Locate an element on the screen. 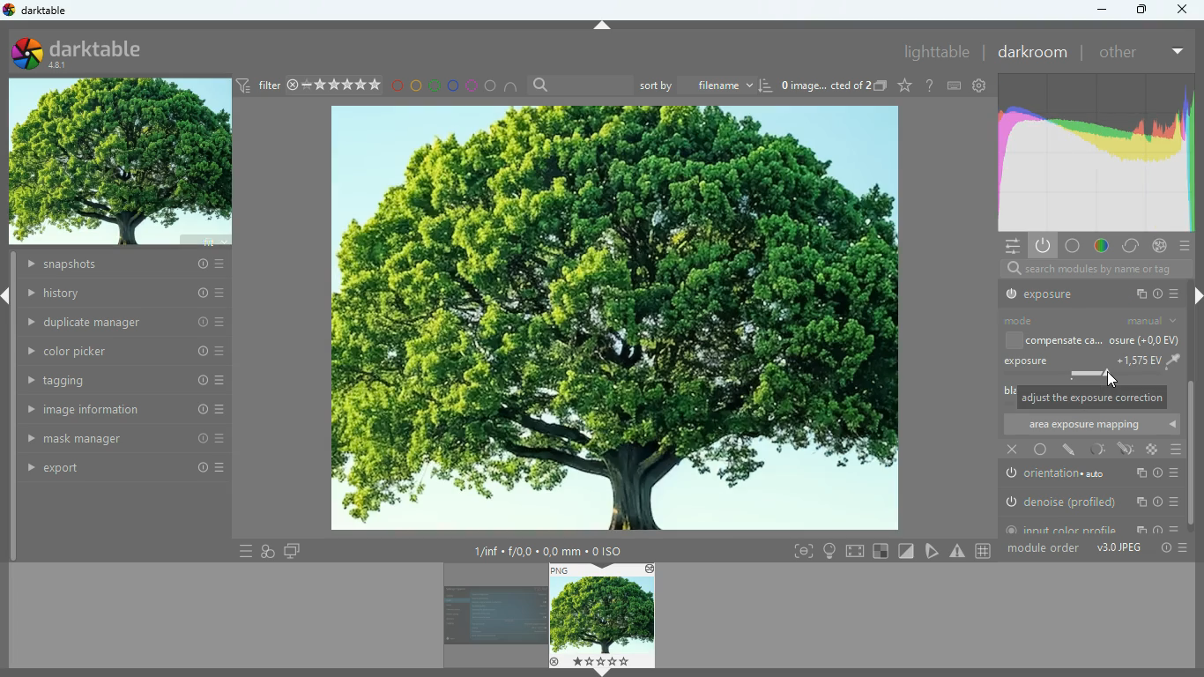 This screenshot has width=1204, height=677. input color profile is located at coordinates (1094, 531).